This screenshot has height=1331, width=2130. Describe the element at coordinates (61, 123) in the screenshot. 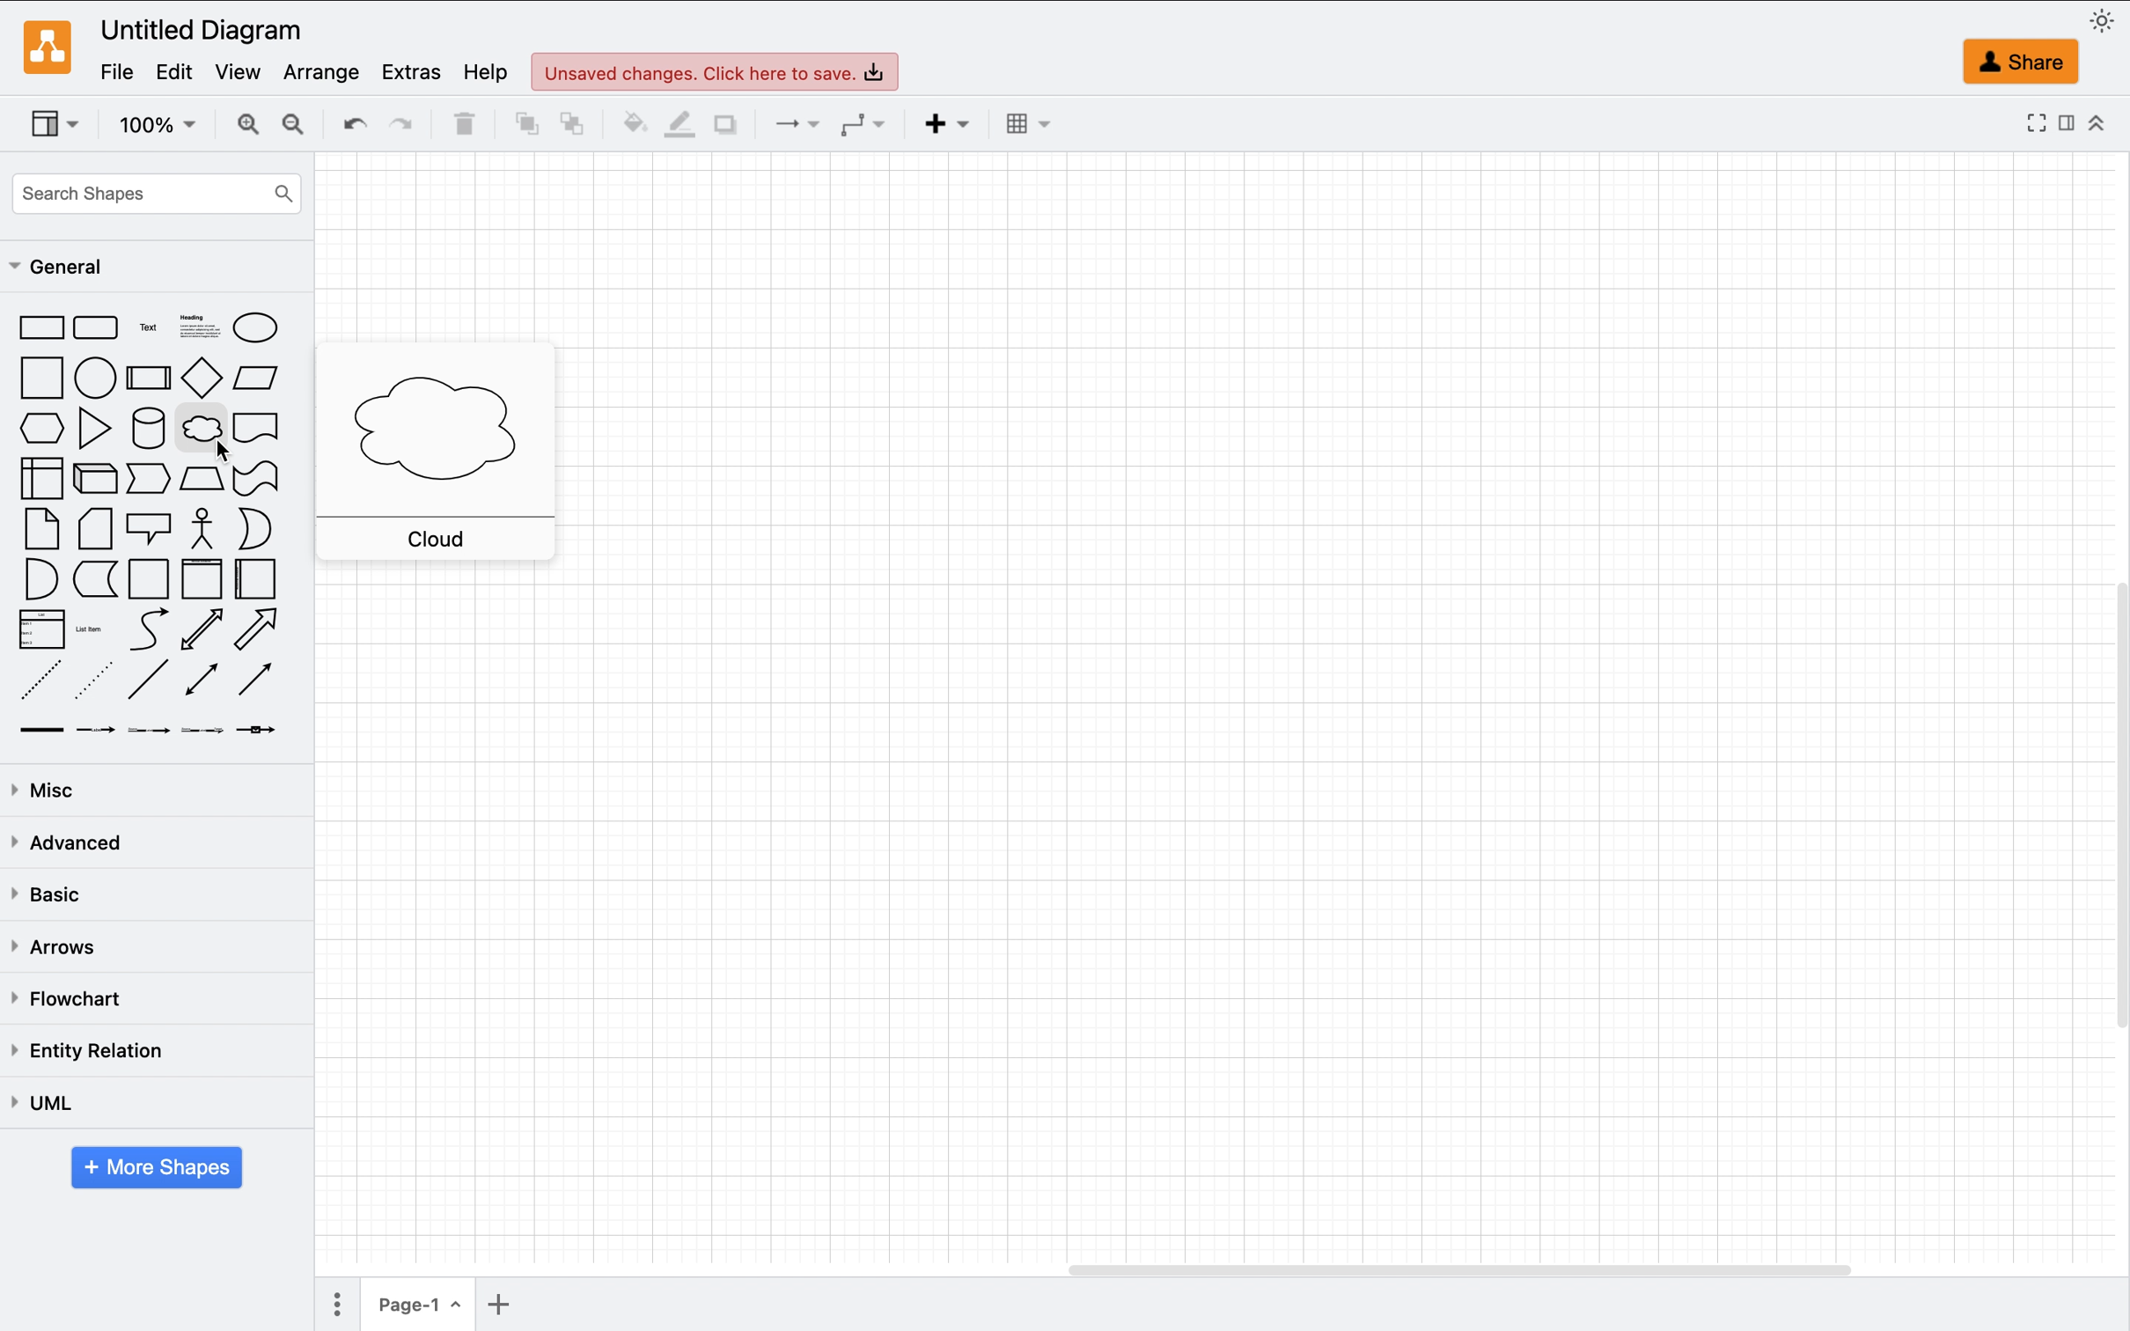

I see `view` at that location.